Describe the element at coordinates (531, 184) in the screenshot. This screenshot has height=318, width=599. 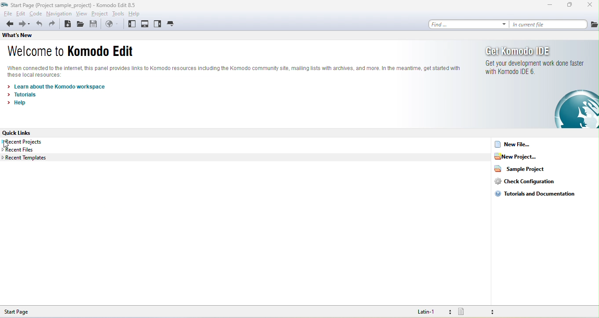
I see `check configuration` at that location.